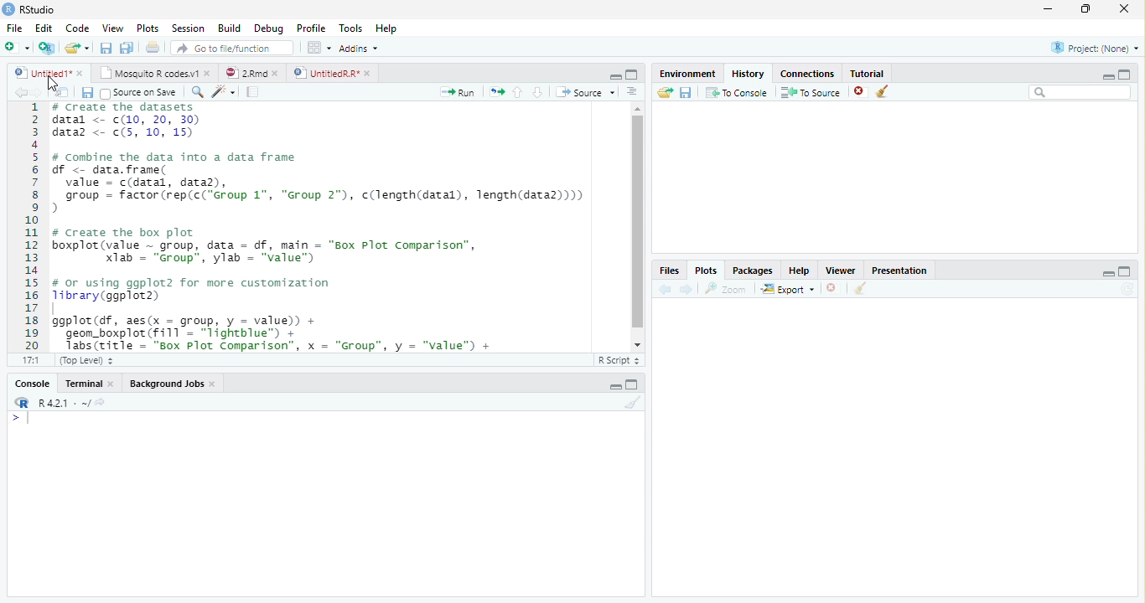 The image size is (1145, 603). Describe the element at coordinates (1125, 75) in the screenshot. I see `Maximize` at that location.